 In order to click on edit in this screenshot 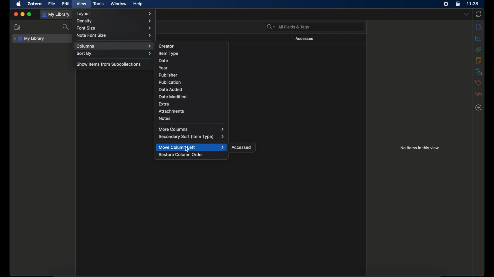, I will do `click(66, 4)`.